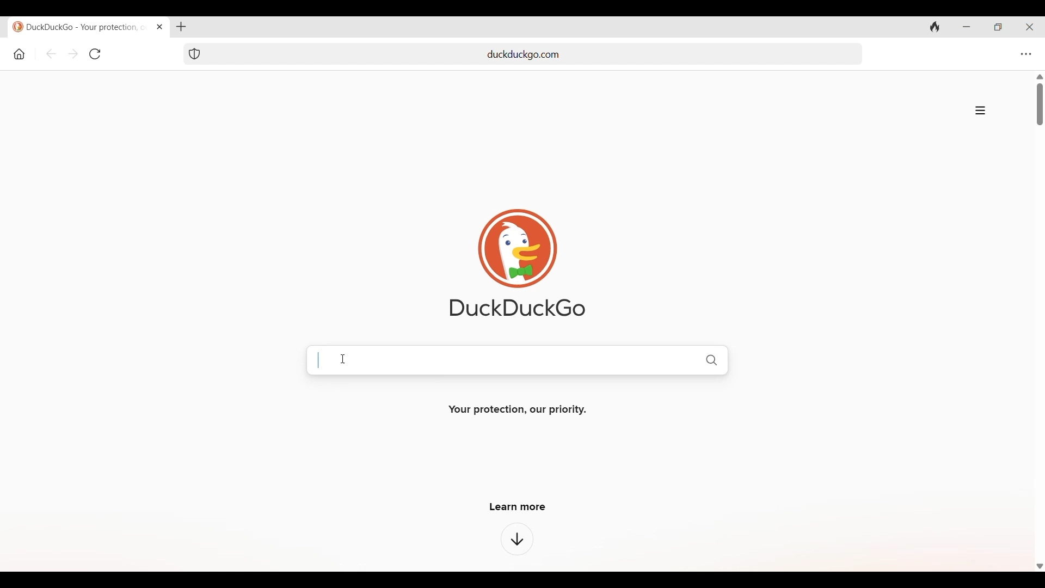 The image size is (1045, 588). Describe the element at coordinates (1040, 77) in the screenshot. I see `Quick slide to top` at that location.